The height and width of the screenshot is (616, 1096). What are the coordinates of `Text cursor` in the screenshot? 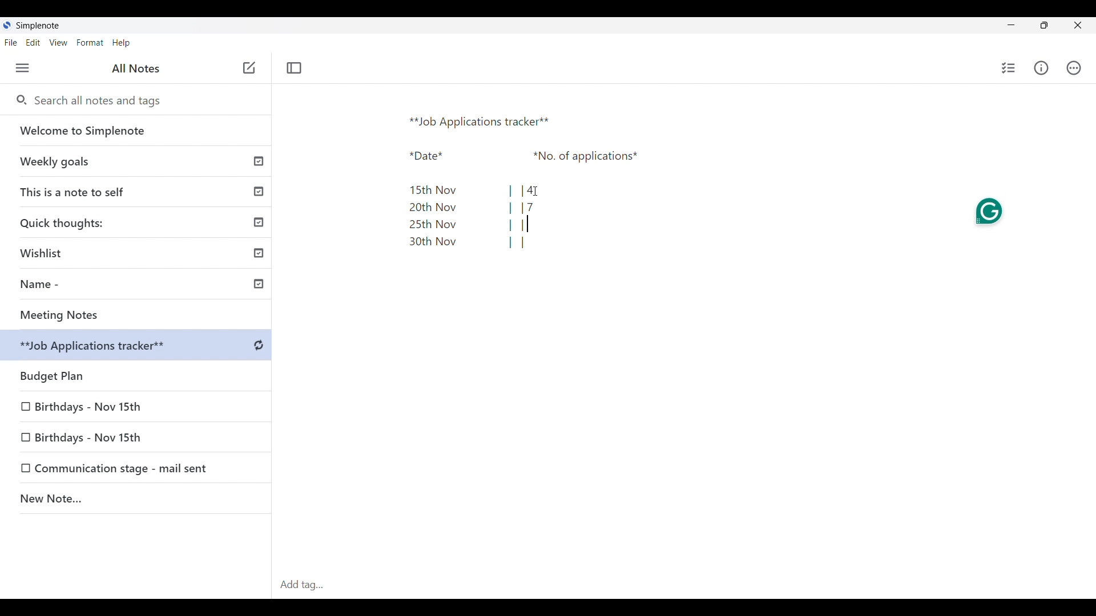 It's located at (527, 224).